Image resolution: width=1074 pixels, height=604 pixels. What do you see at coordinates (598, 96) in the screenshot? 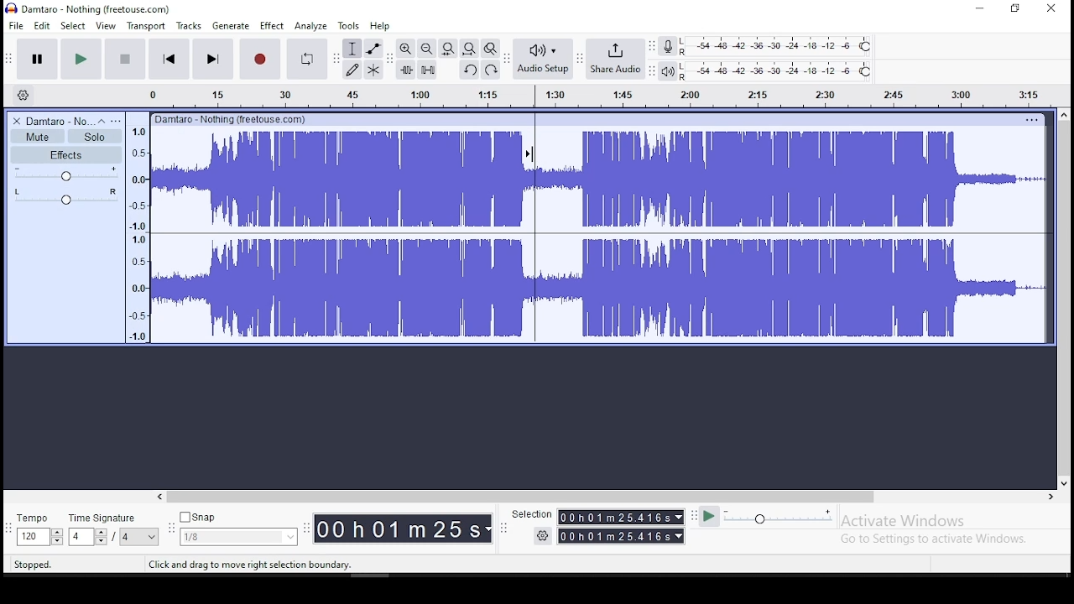
I see `timeline` at bounding box center [598, 96].